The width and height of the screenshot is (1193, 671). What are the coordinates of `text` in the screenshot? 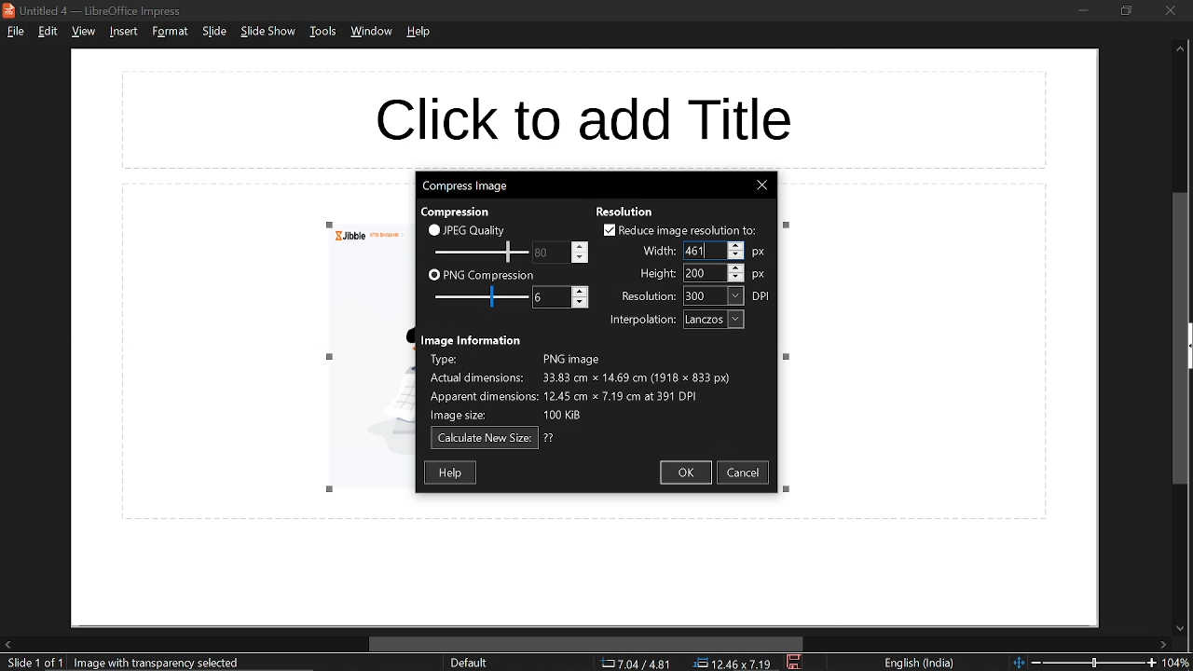 It's located at (648, 295).